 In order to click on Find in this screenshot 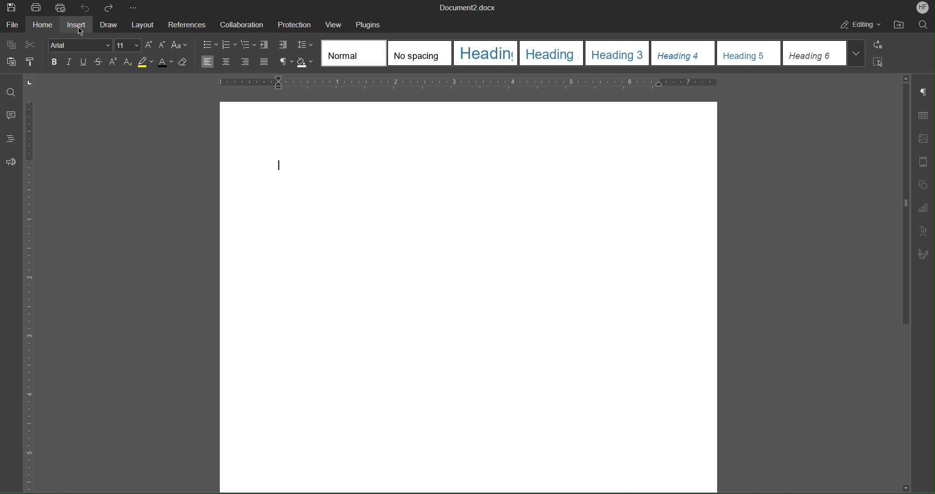, I will do `click(12, 93)`.